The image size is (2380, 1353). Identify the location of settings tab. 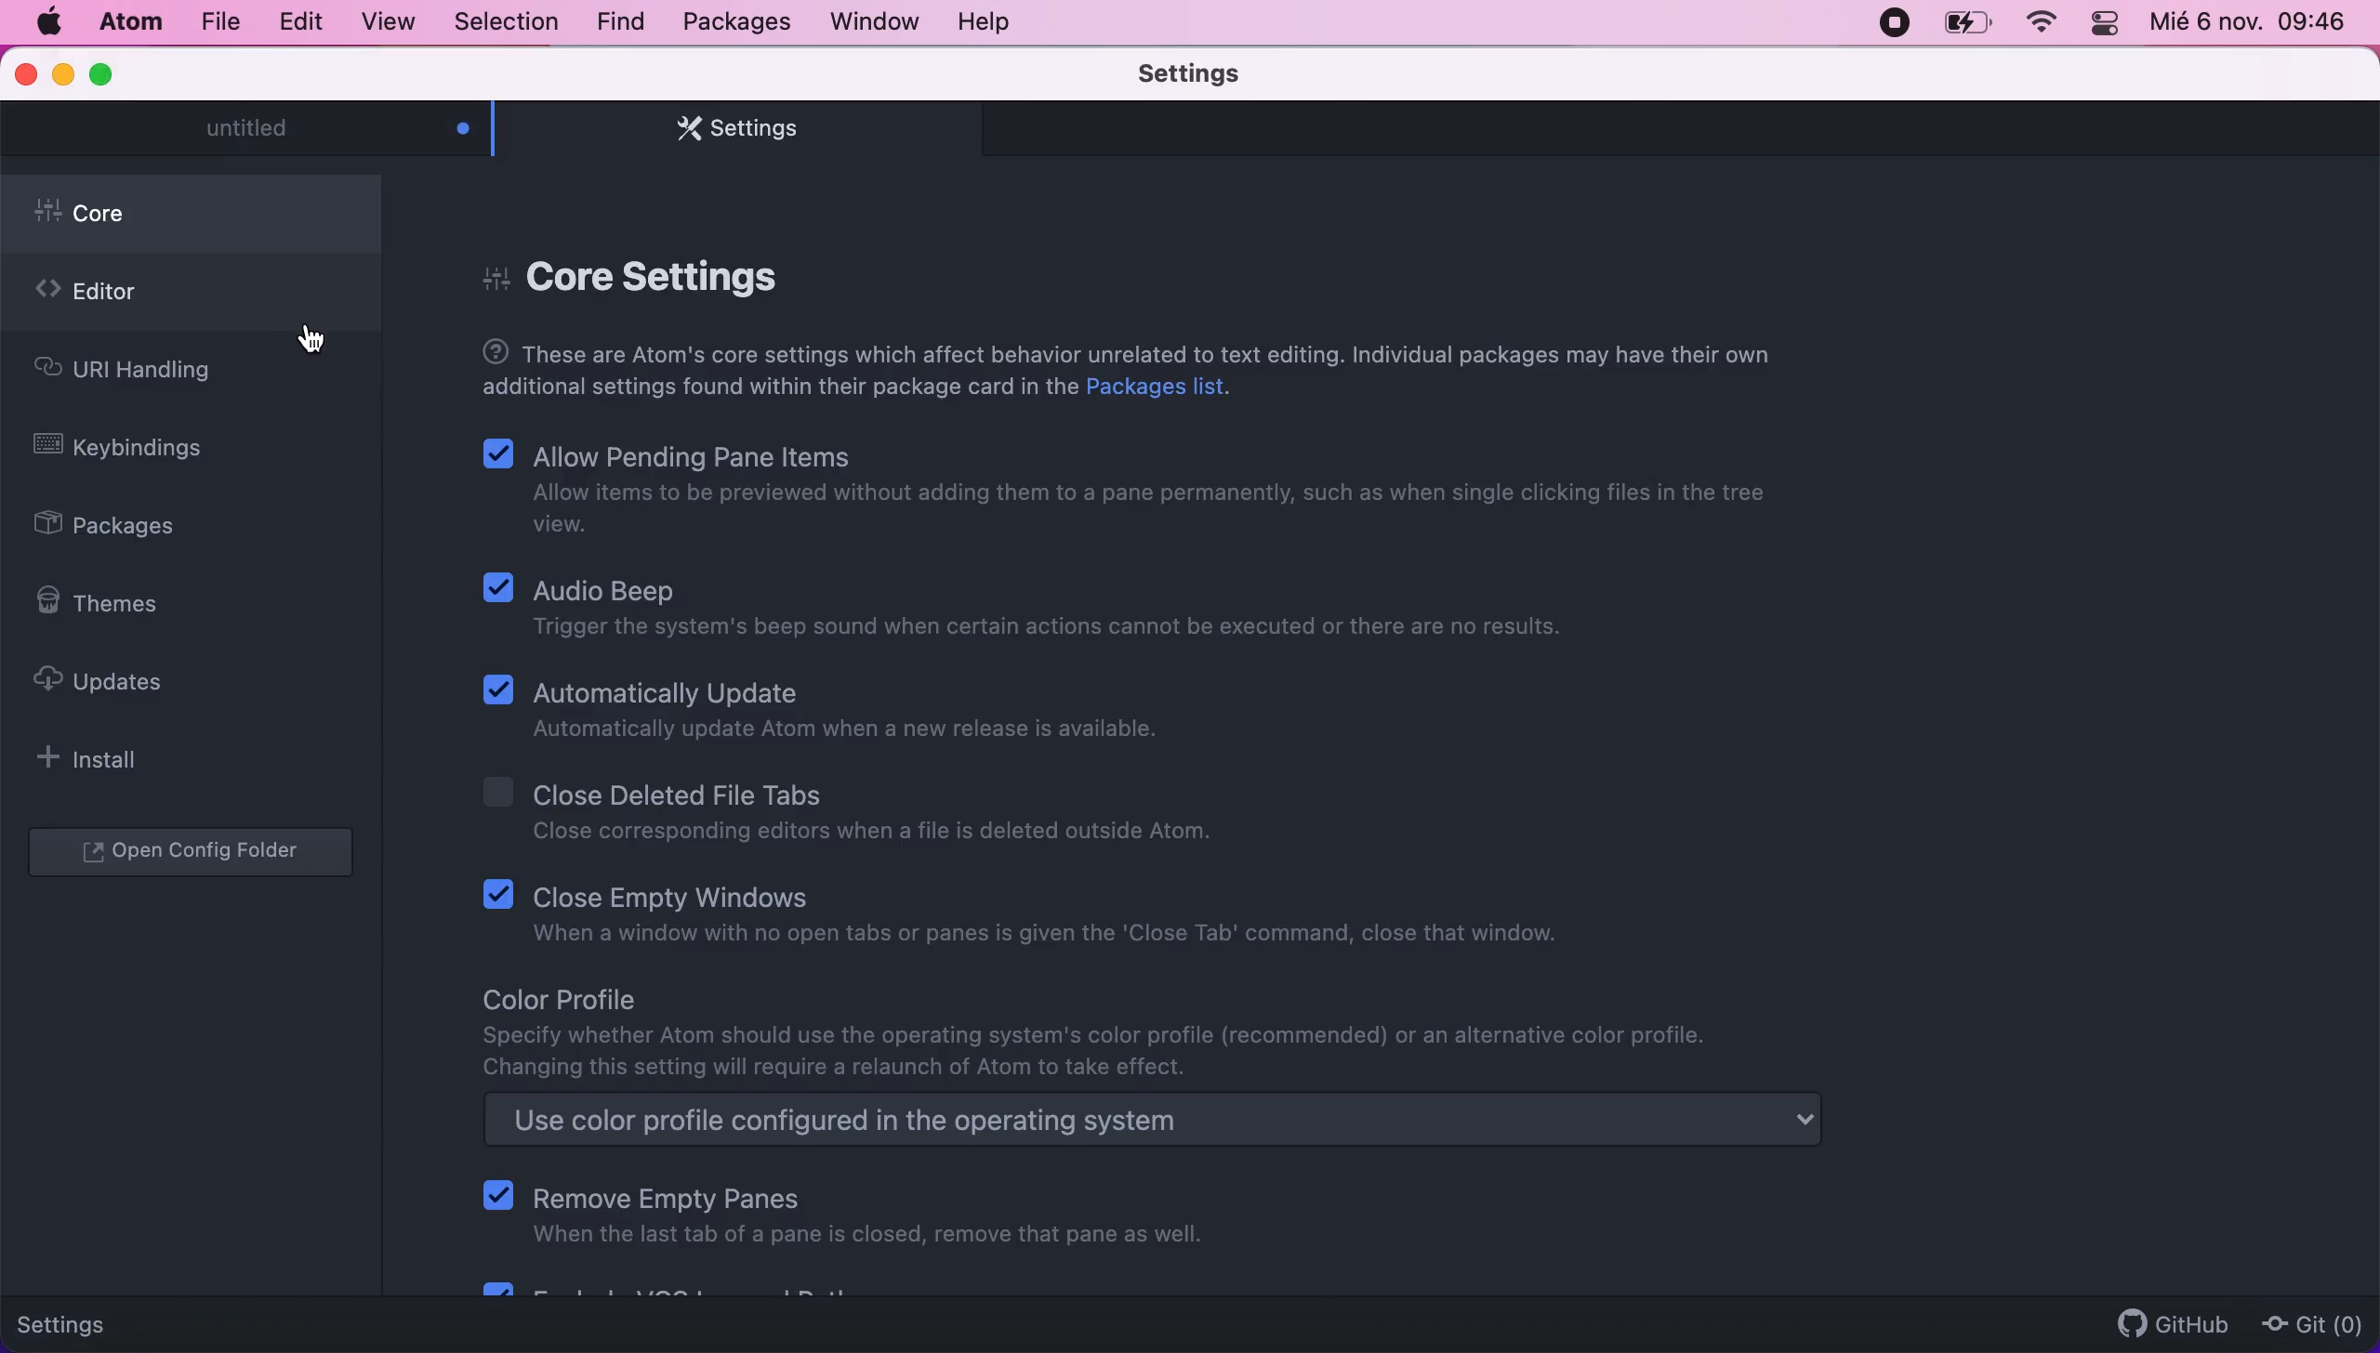
(744, 131).